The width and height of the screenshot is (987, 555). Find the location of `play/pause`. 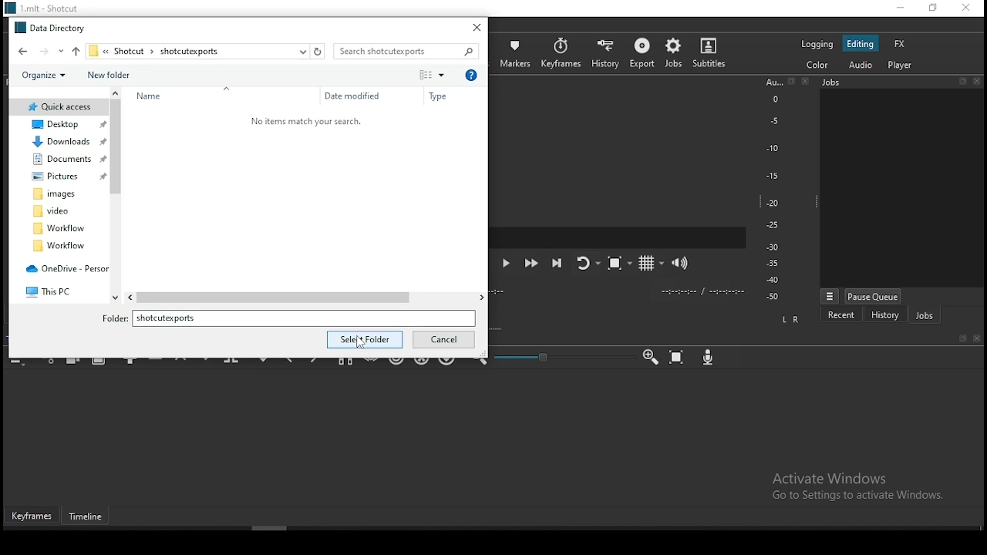

play/pause is located at coordinates (509, 266).